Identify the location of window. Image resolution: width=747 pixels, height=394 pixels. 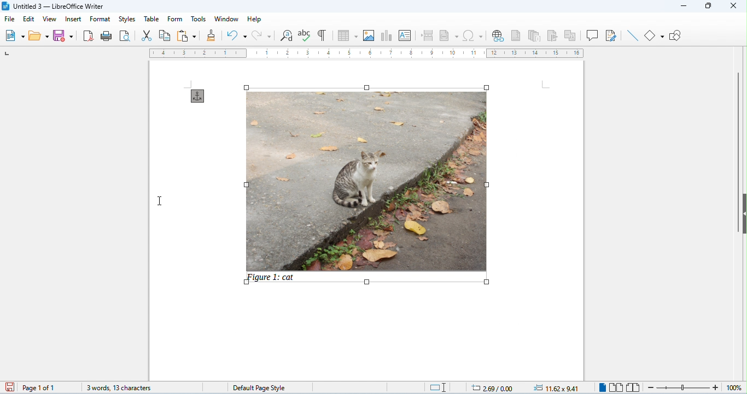
(226, 19).